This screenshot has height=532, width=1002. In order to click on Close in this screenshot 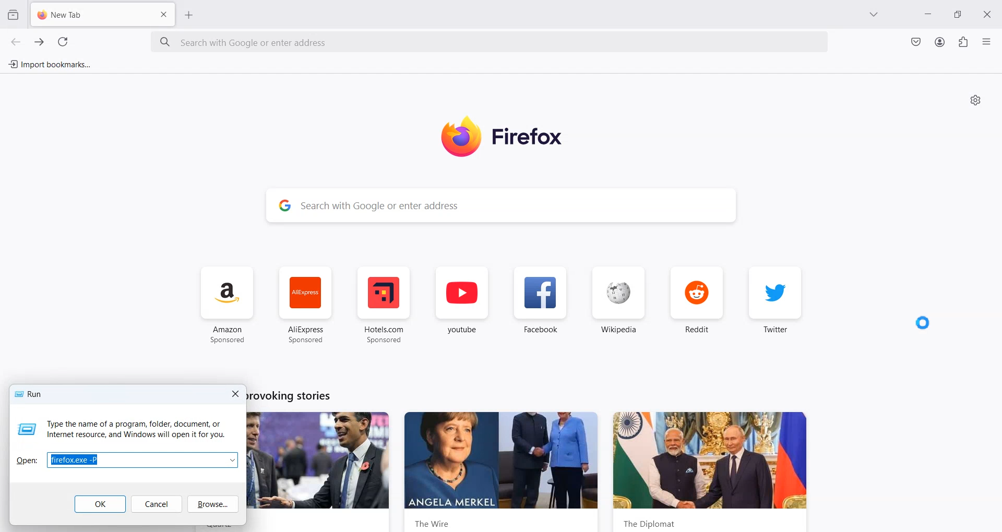, I will do `click(235, 393)`.